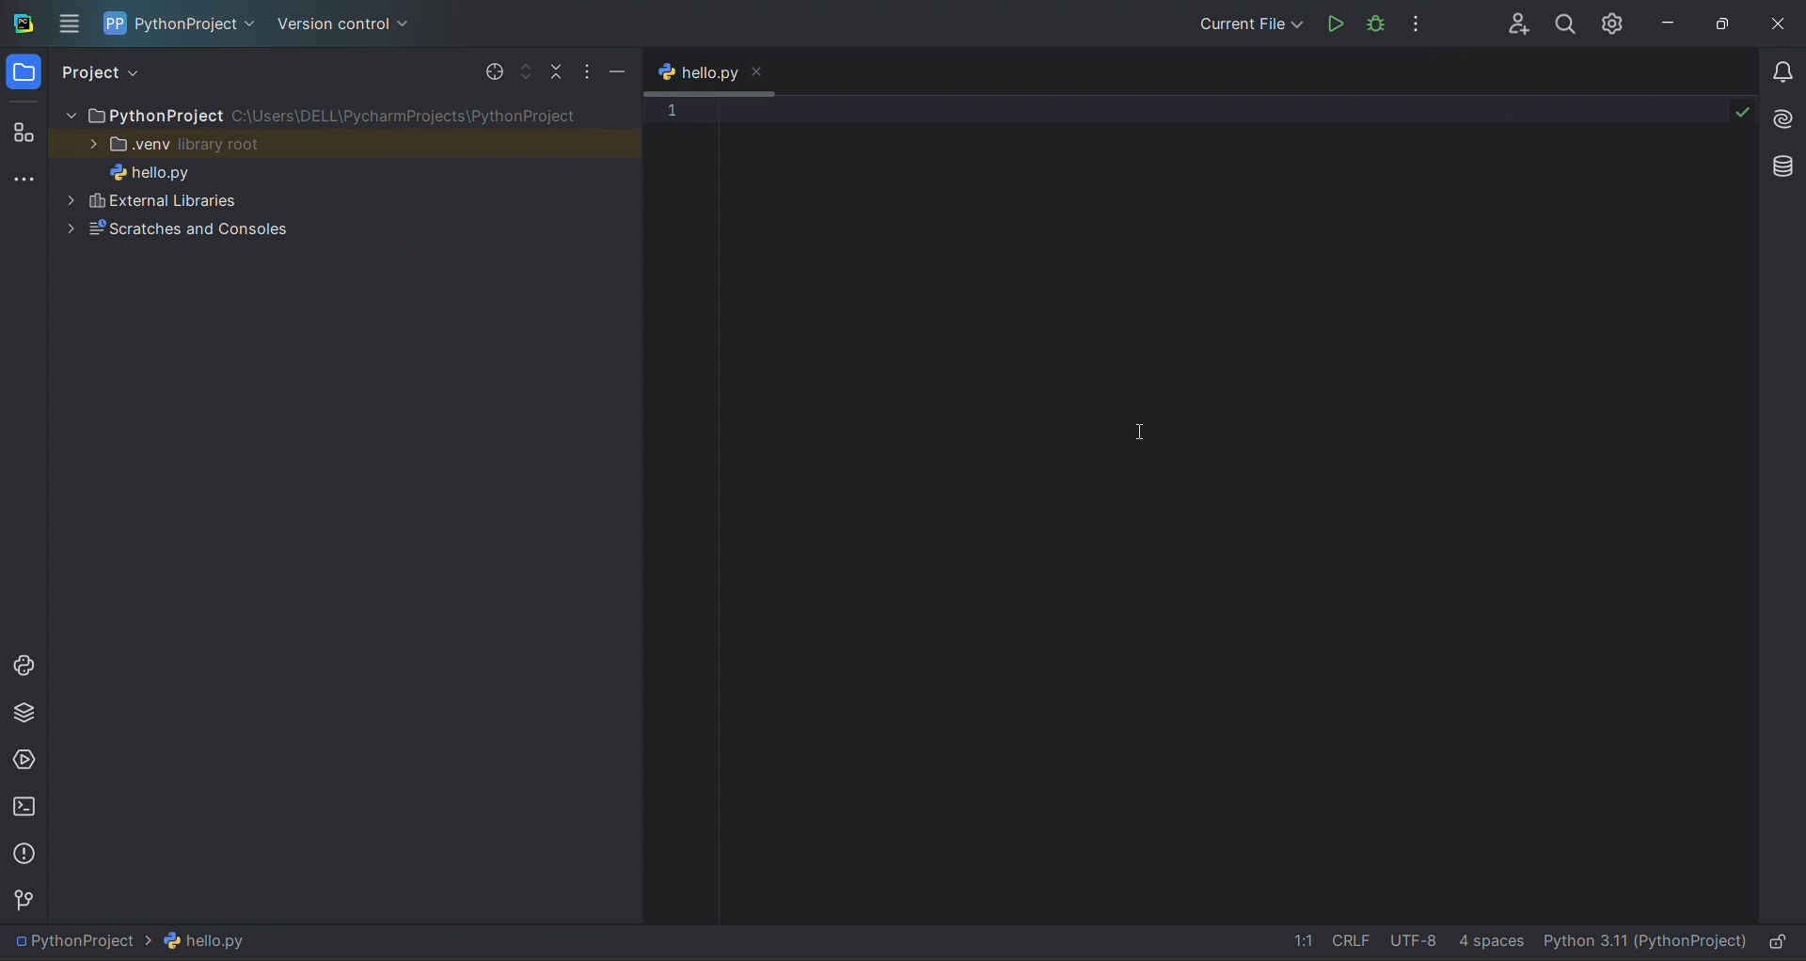 Image resolution: width=1806 pixels, height=961 pixels. What do you see at coordinates (1732, 22) in the screenshot?
I see `maximize` at bounding box center [1732, 22].